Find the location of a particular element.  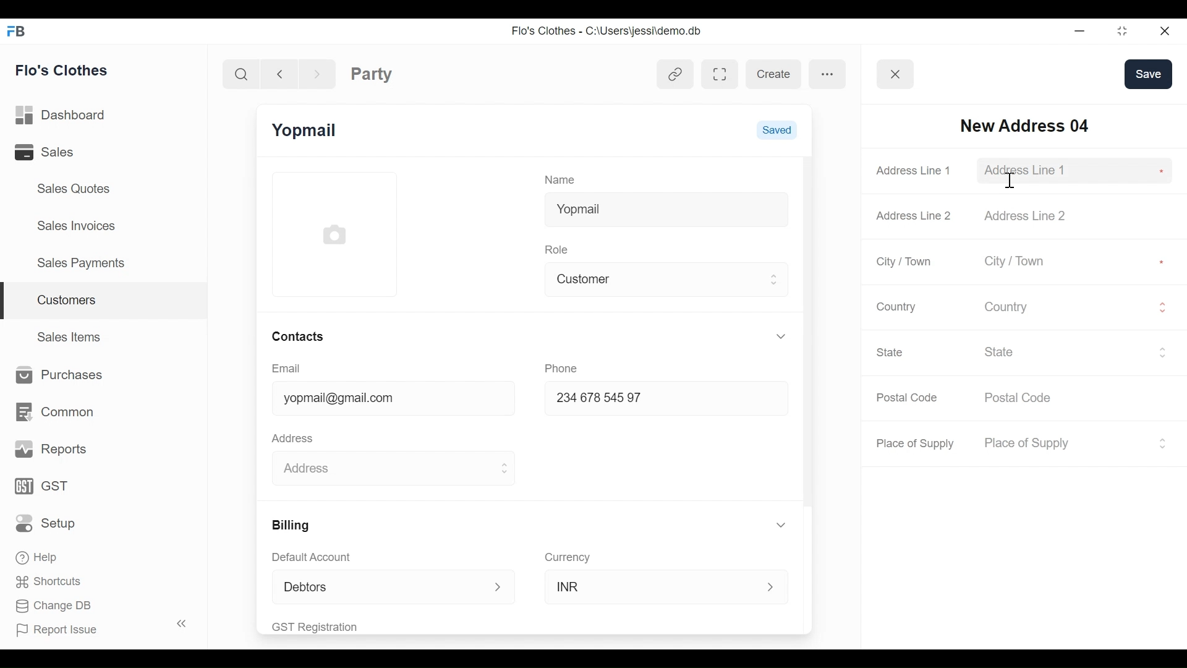

Address Line 2 is located at coordinates (1031, 215).